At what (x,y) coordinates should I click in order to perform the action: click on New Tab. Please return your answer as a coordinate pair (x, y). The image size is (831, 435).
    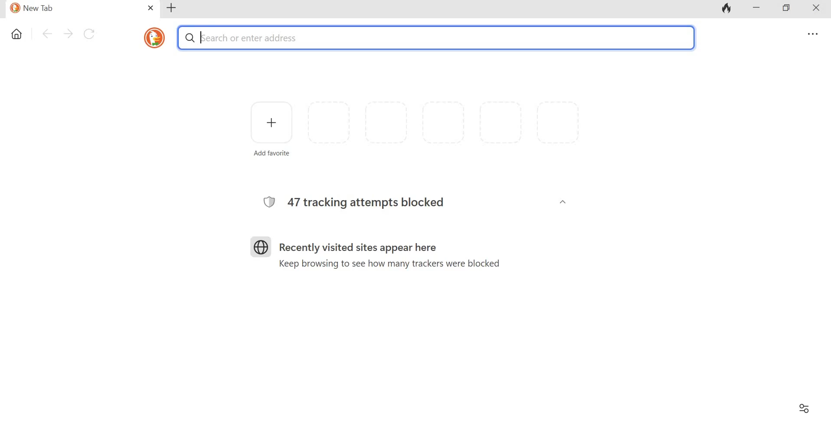
    Looking at the image, I should click on (76, 9).